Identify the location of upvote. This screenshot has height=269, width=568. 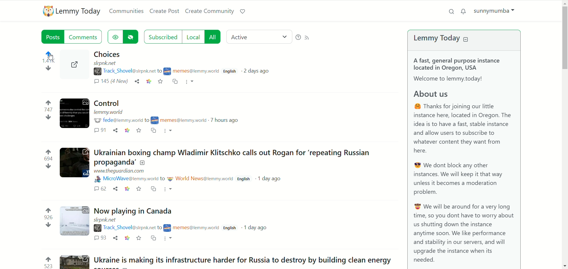
(48, 209).